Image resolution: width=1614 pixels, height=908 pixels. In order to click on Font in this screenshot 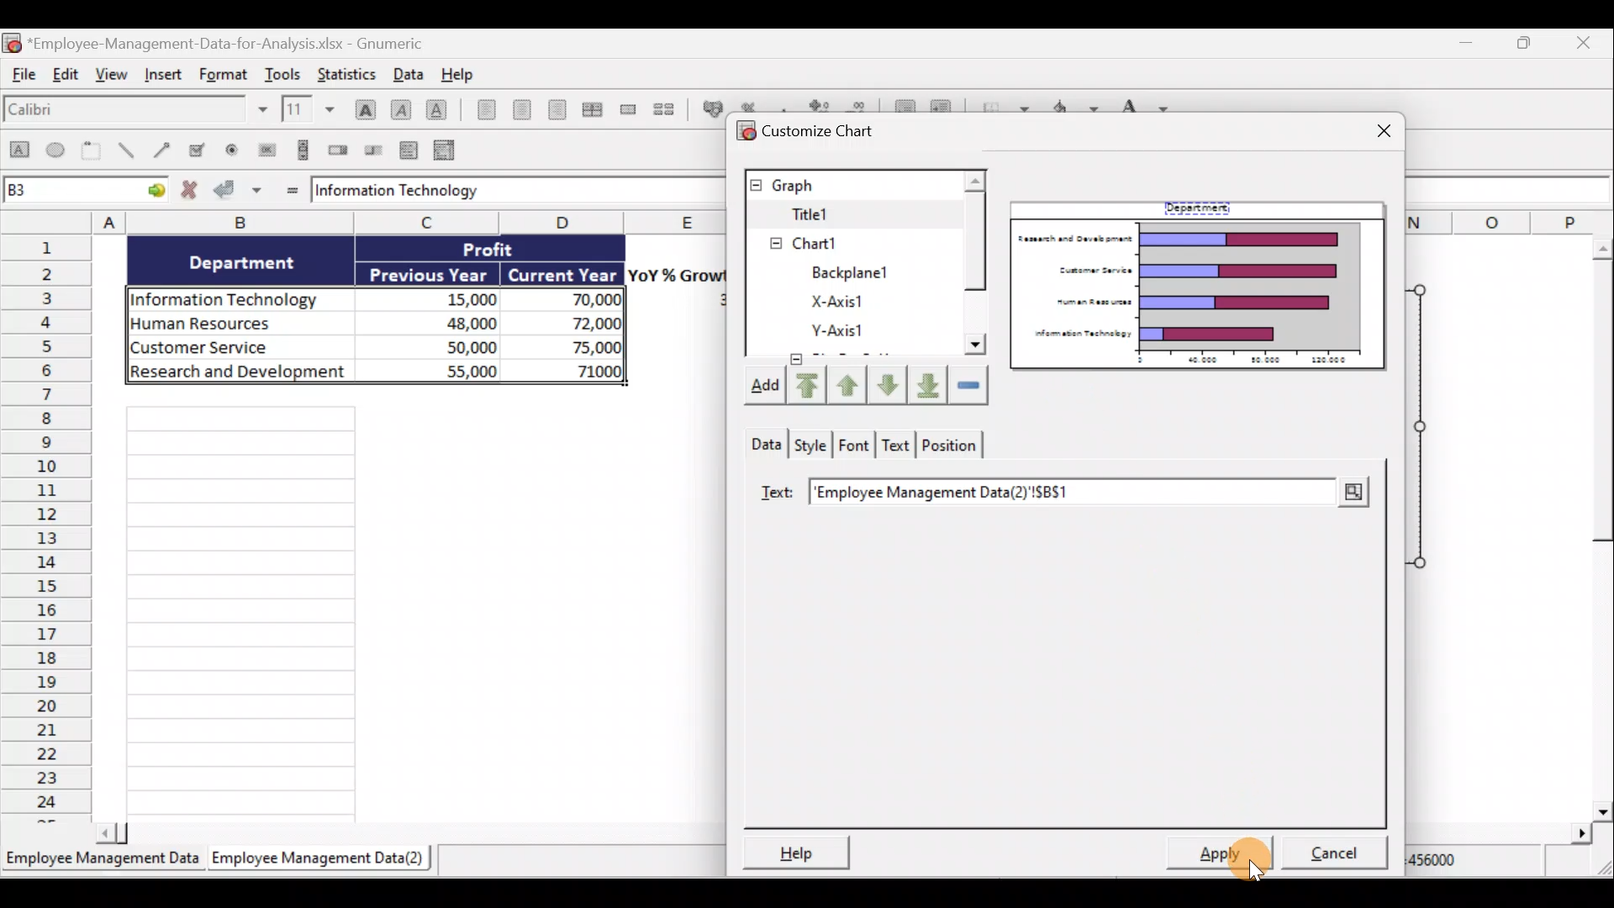, I will do `click(854, 446)`.